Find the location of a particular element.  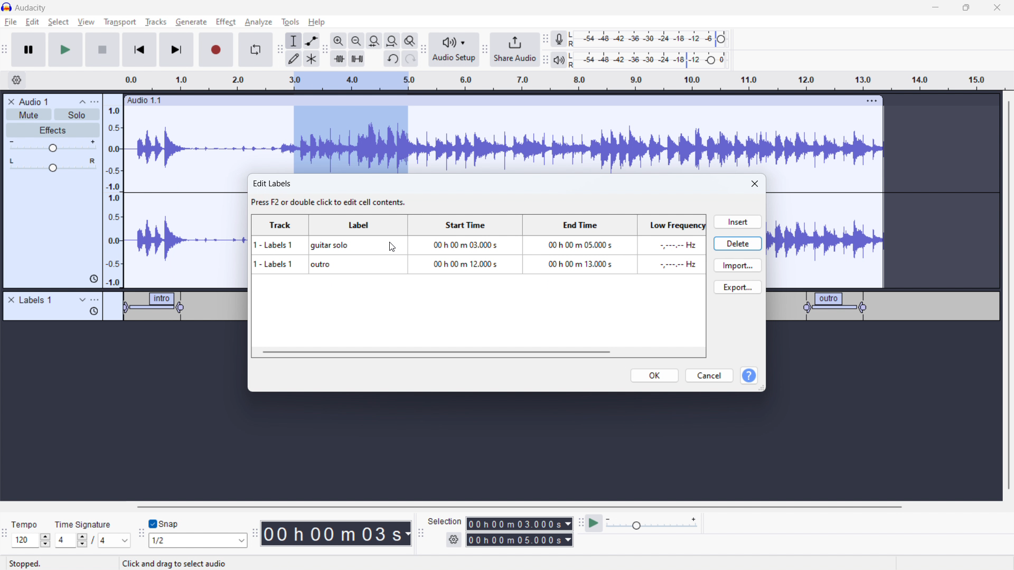

audio wave is located at coordinates (187, 231).